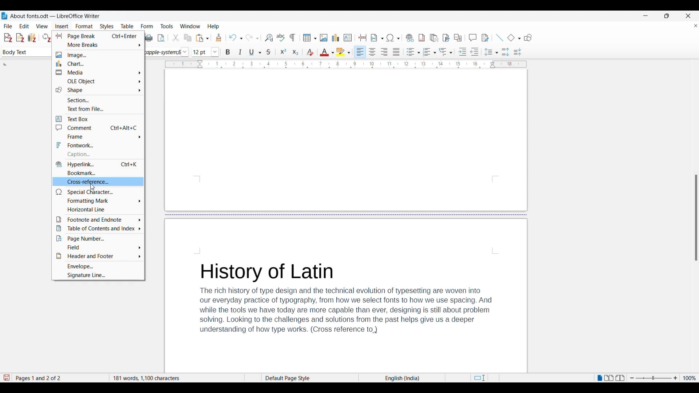  Describe the element at coordinates (98, 256) in the screenshot. I see `Header and footer options` at that location.